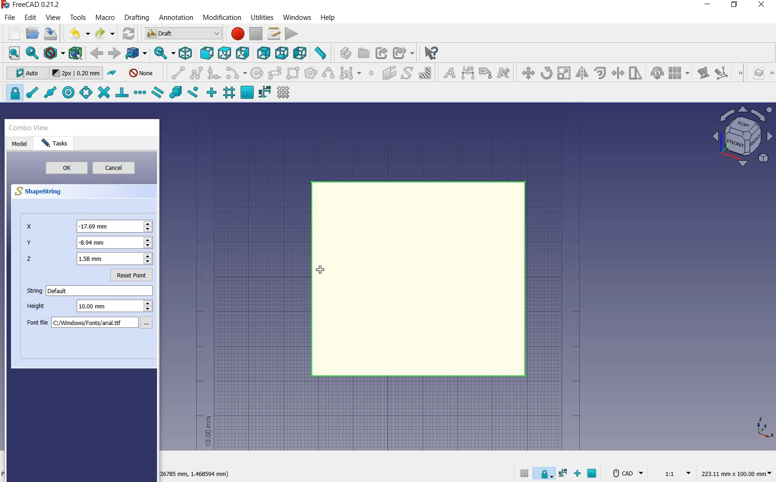 This screenshot has height=482, width=776. Describe the element at coordinates (311, 72) in the screenshot. I see `polygon` at that location.